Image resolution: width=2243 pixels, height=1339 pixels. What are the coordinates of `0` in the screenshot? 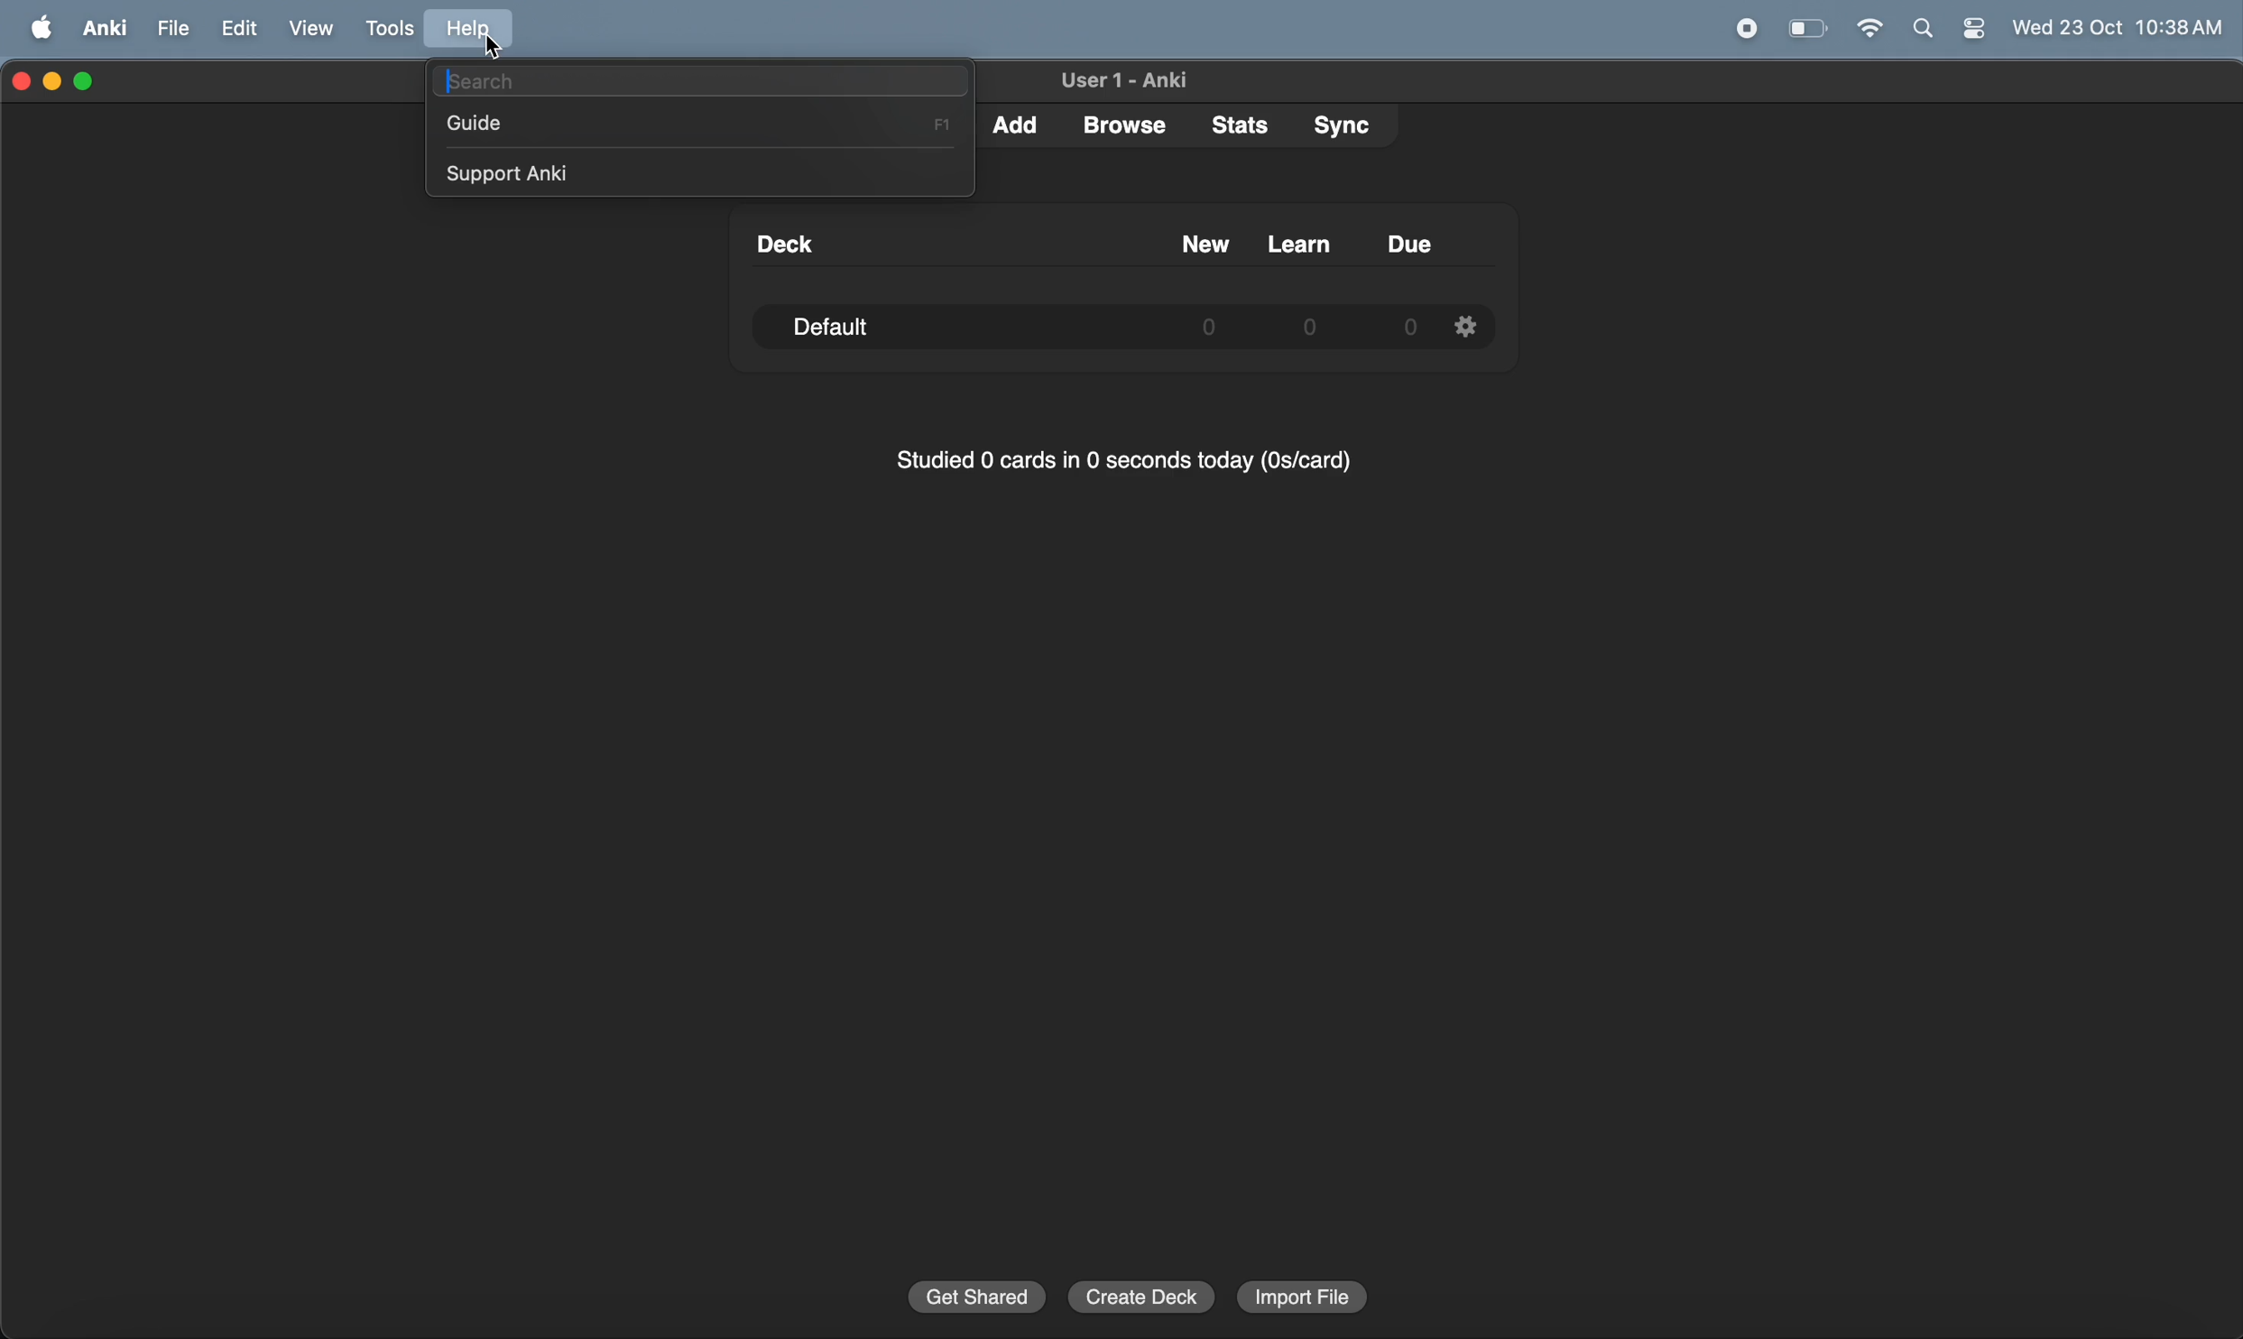 It's located at (1209, 328).